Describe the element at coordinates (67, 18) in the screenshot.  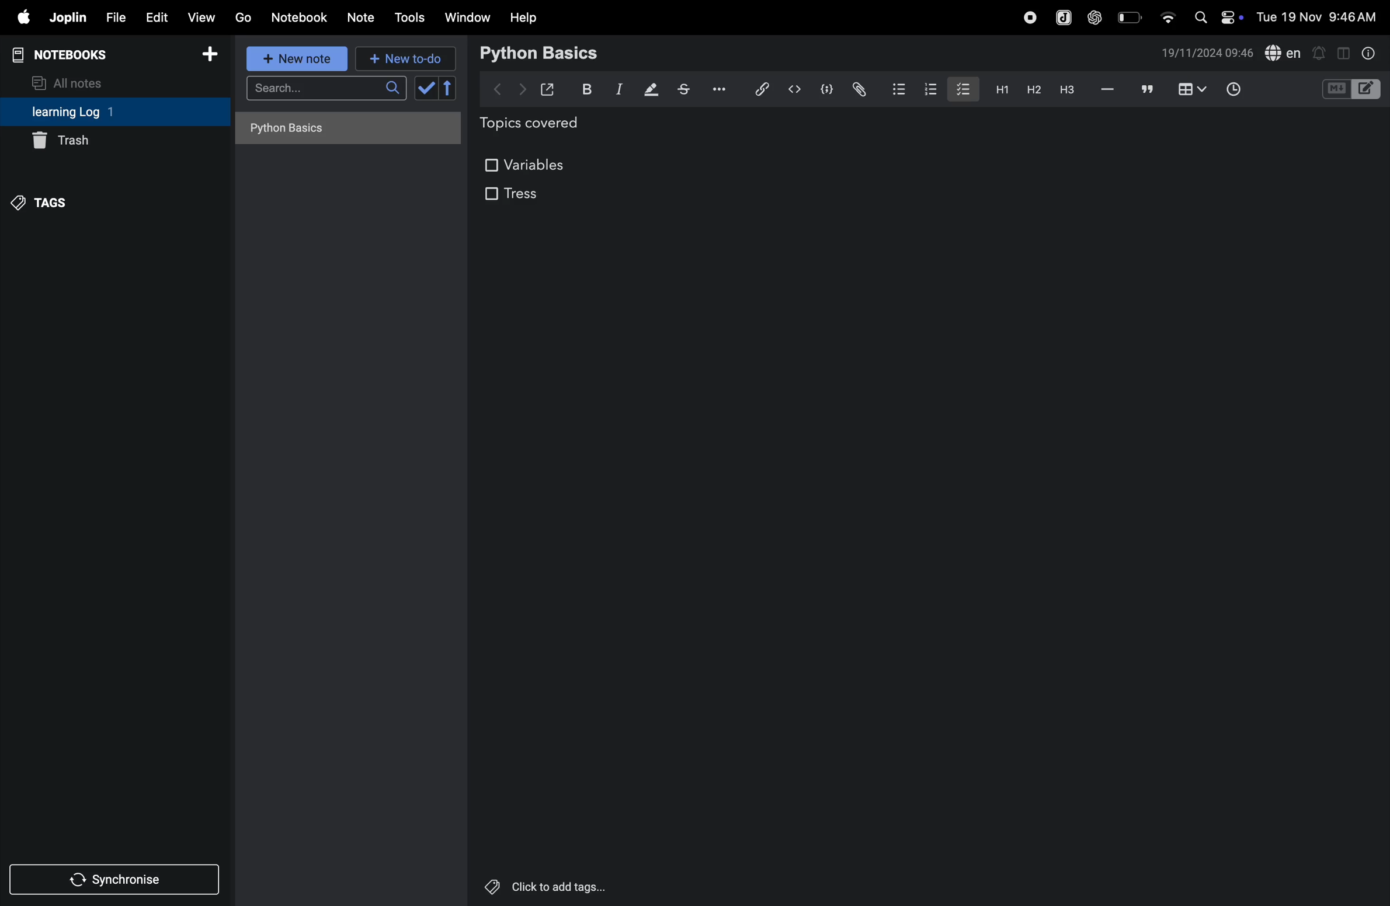
I see `joplin` at that location.